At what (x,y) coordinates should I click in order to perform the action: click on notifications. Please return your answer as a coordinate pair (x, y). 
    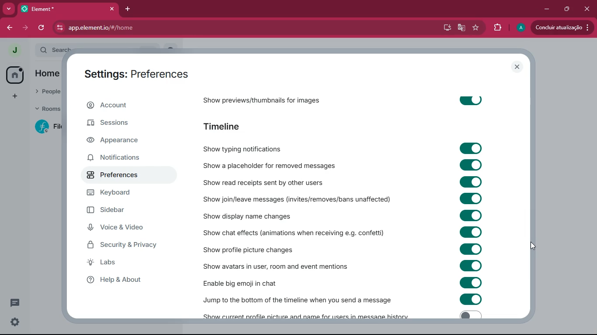
    Looking at the image, I should click on (123, 158).